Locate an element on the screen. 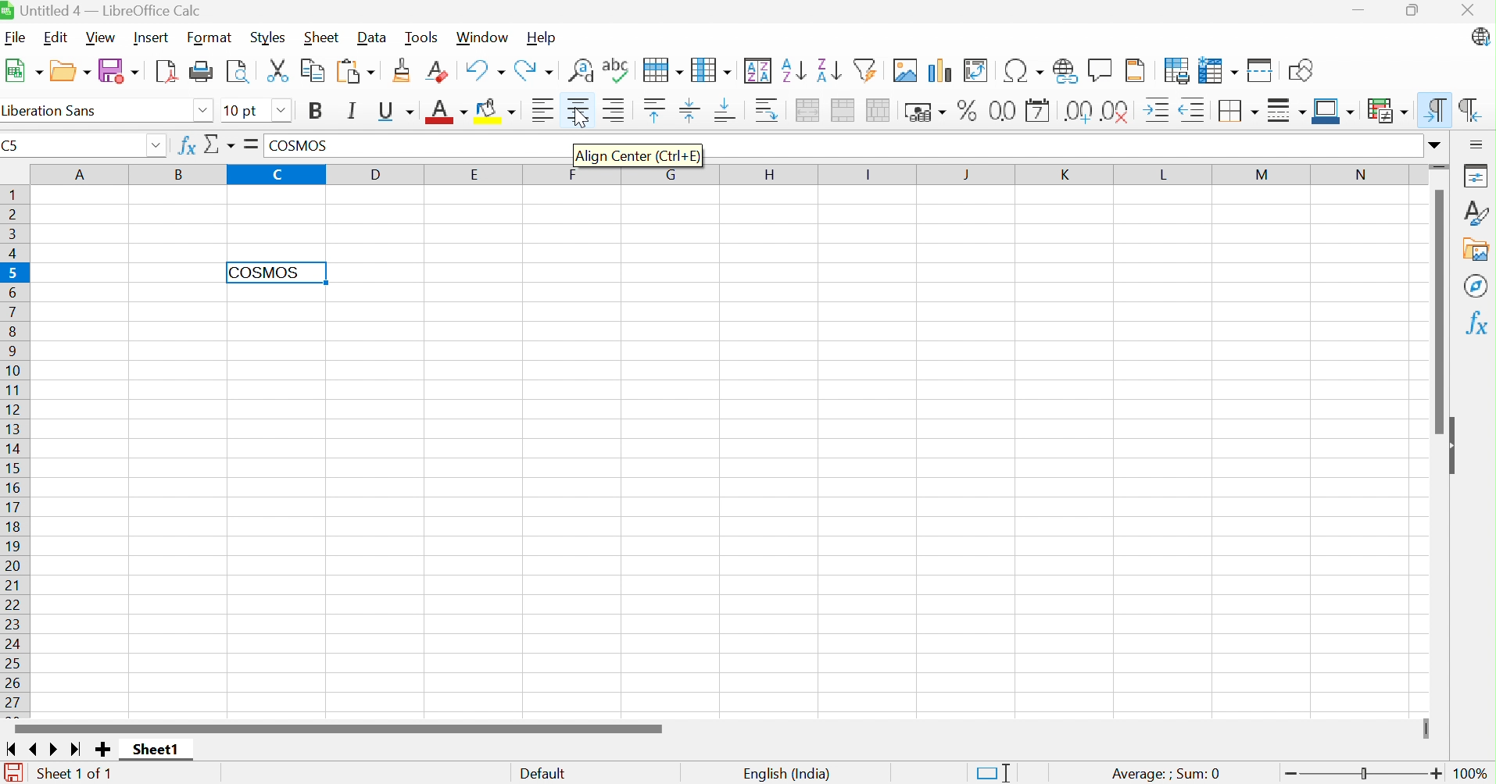  Merge and Center or Unmerge cells depending on the current toggle state is located at coordinates (807, 109).